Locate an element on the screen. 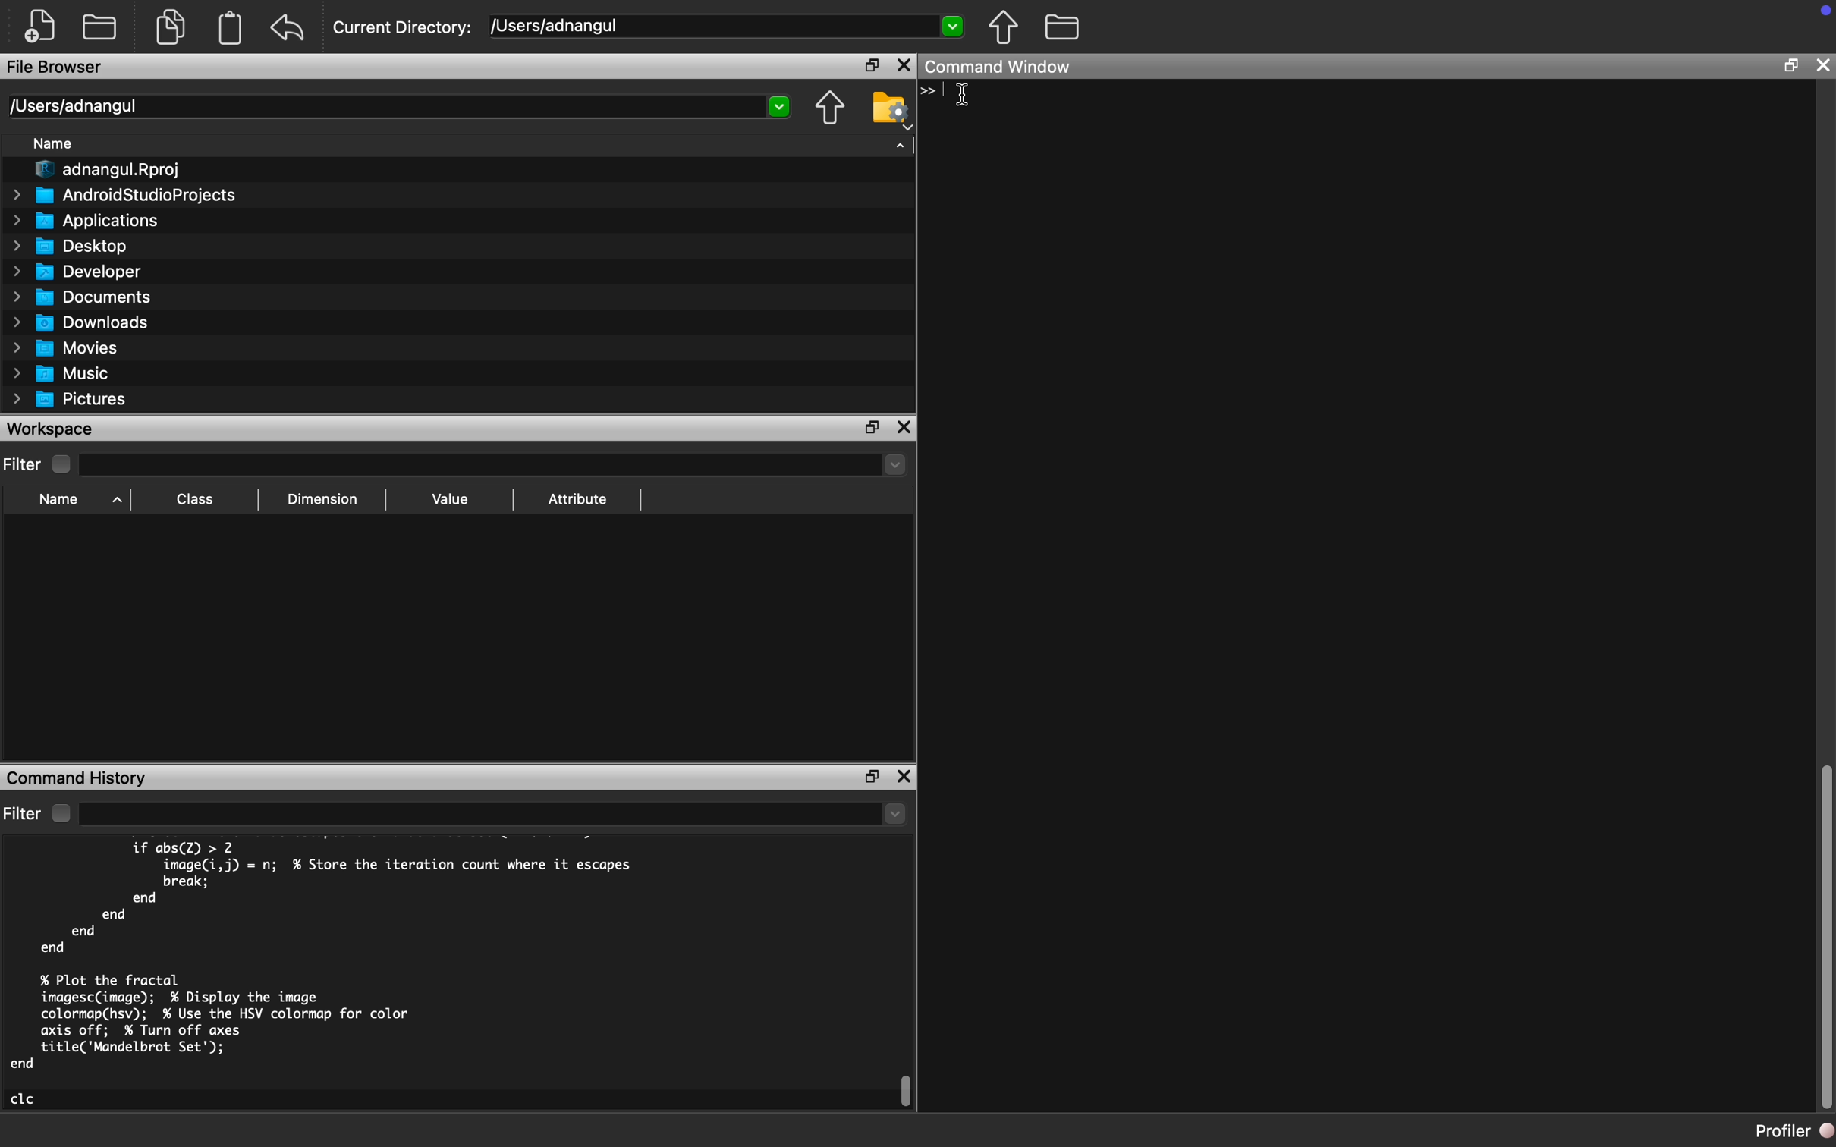 Image resolution: width=1836 pixels, height=1147 pixels. adnangul.Rproj is located at coordinates (110, 170).